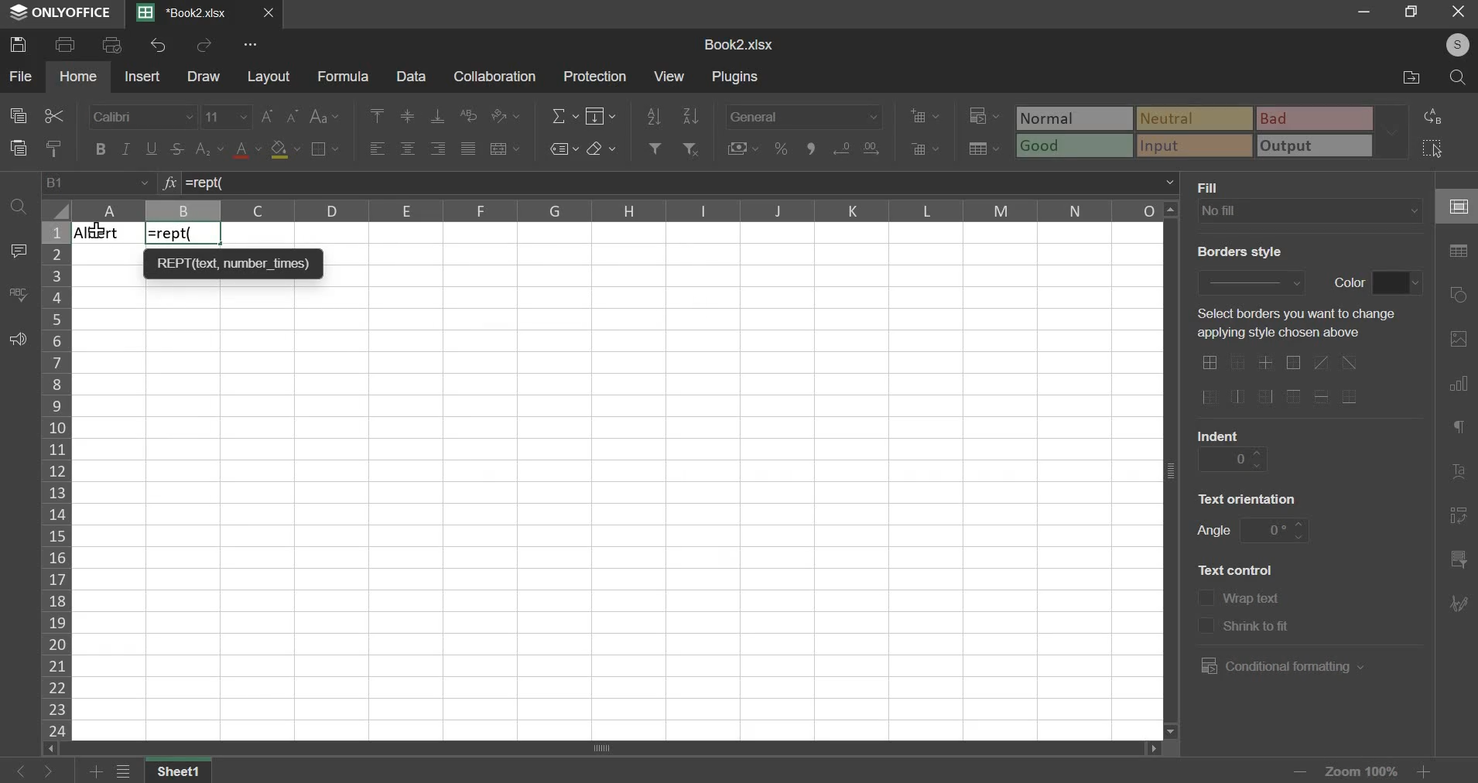 The width and height of the screenshot is (1478, 783). Describe the element at coordinates (468, 149) in the screenshot. I see `justified` at that location.